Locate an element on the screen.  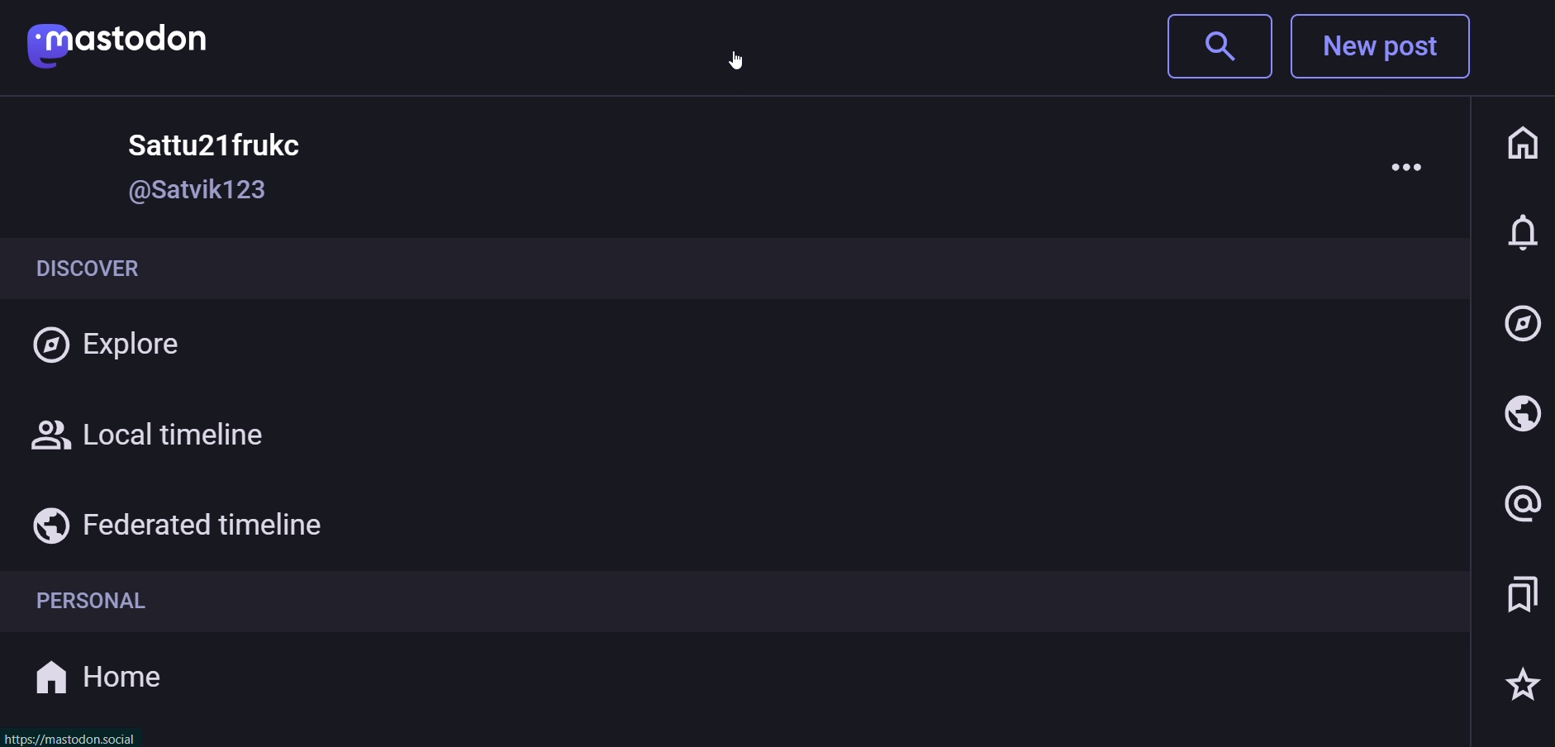
bookmark is located at coordinates (1519, 596).